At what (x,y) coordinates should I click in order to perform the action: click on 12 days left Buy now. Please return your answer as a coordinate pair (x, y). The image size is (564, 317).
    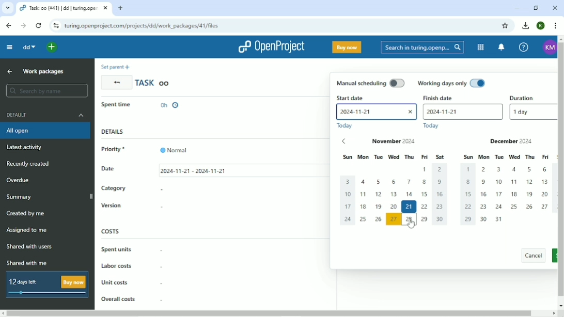
    Looking at the image, I should click on (45, 284).